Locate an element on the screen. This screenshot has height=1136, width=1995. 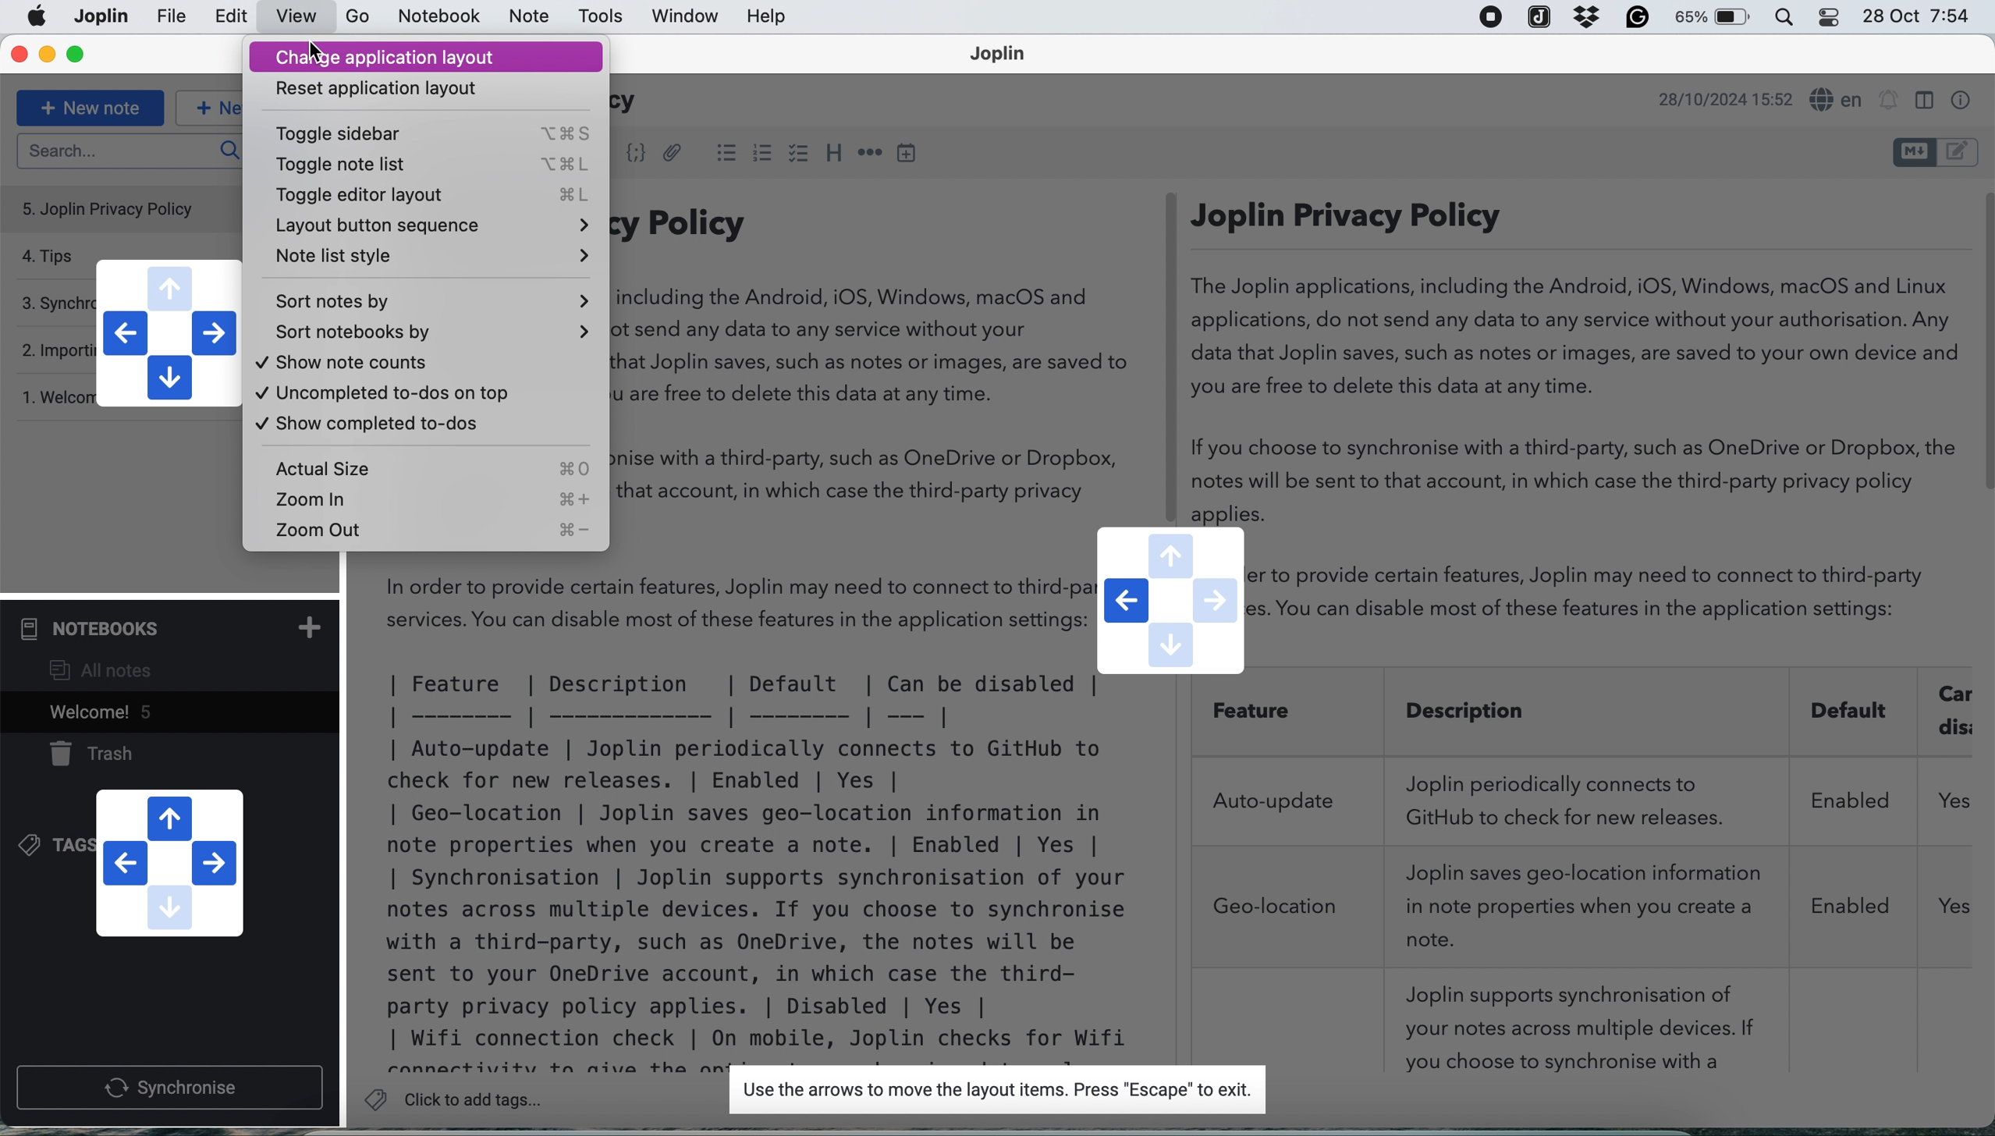
joplin is located at coordinates (1539, 16).